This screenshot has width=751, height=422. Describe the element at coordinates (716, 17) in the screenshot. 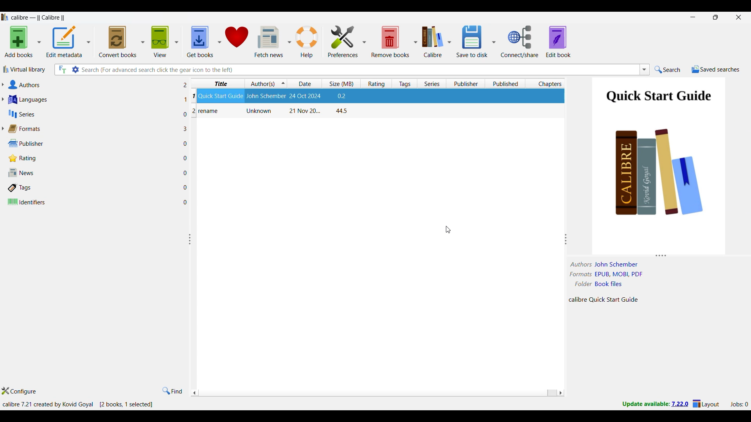

I see `Show interface in a smaller tab` at that location.